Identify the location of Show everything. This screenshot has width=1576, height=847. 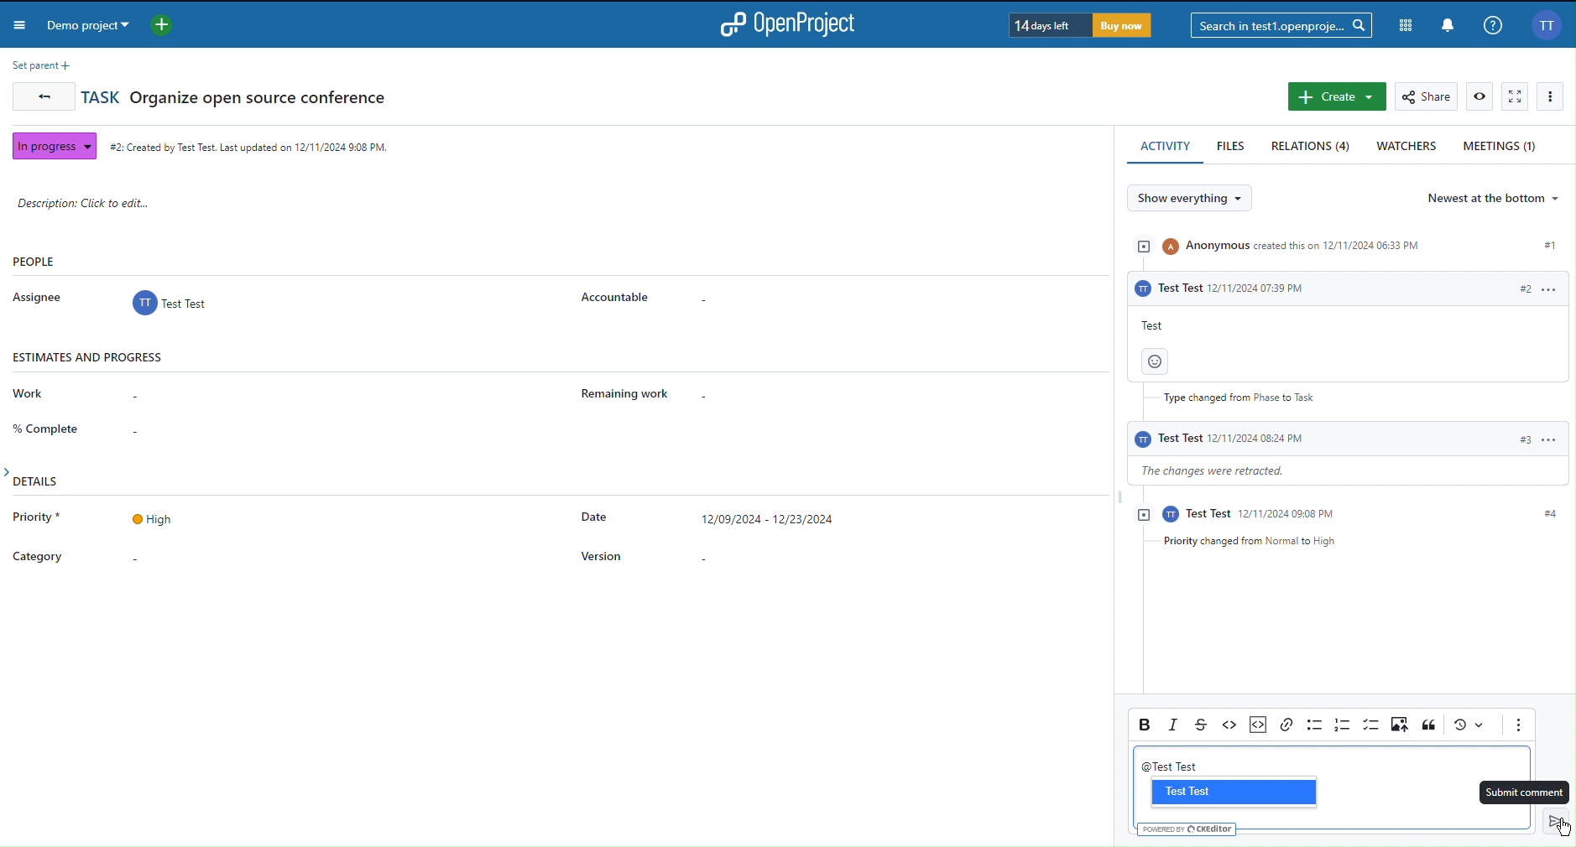
(1197, 199).